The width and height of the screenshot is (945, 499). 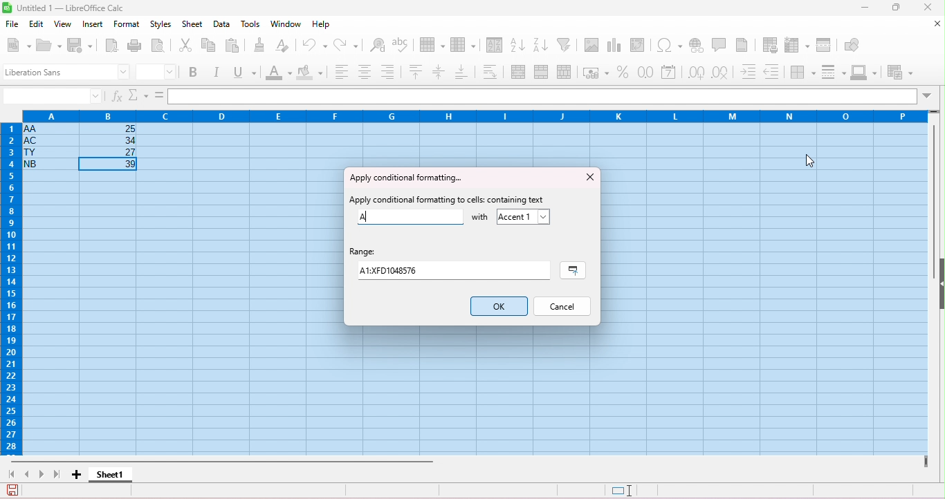 I want to click on font size, so click(x=156, y=72).